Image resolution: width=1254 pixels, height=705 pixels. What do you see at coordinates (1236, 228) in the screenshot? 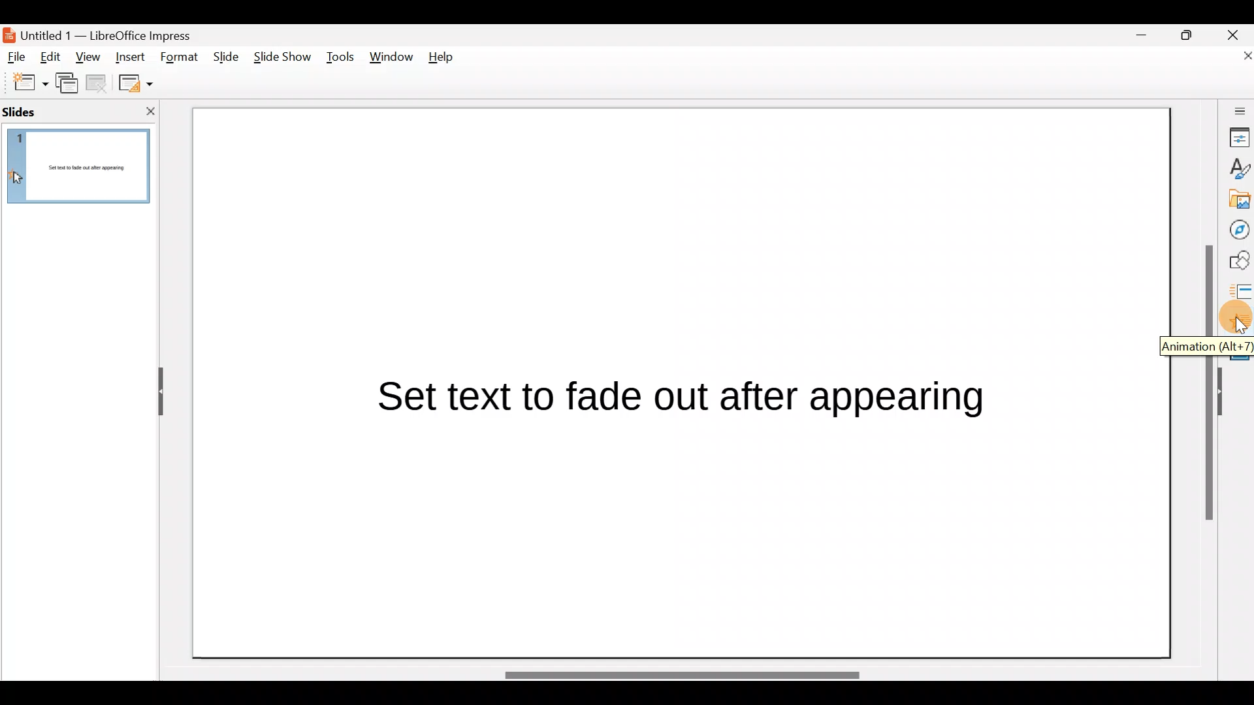
I see `Navigator` at bounding box center [1236, 228].